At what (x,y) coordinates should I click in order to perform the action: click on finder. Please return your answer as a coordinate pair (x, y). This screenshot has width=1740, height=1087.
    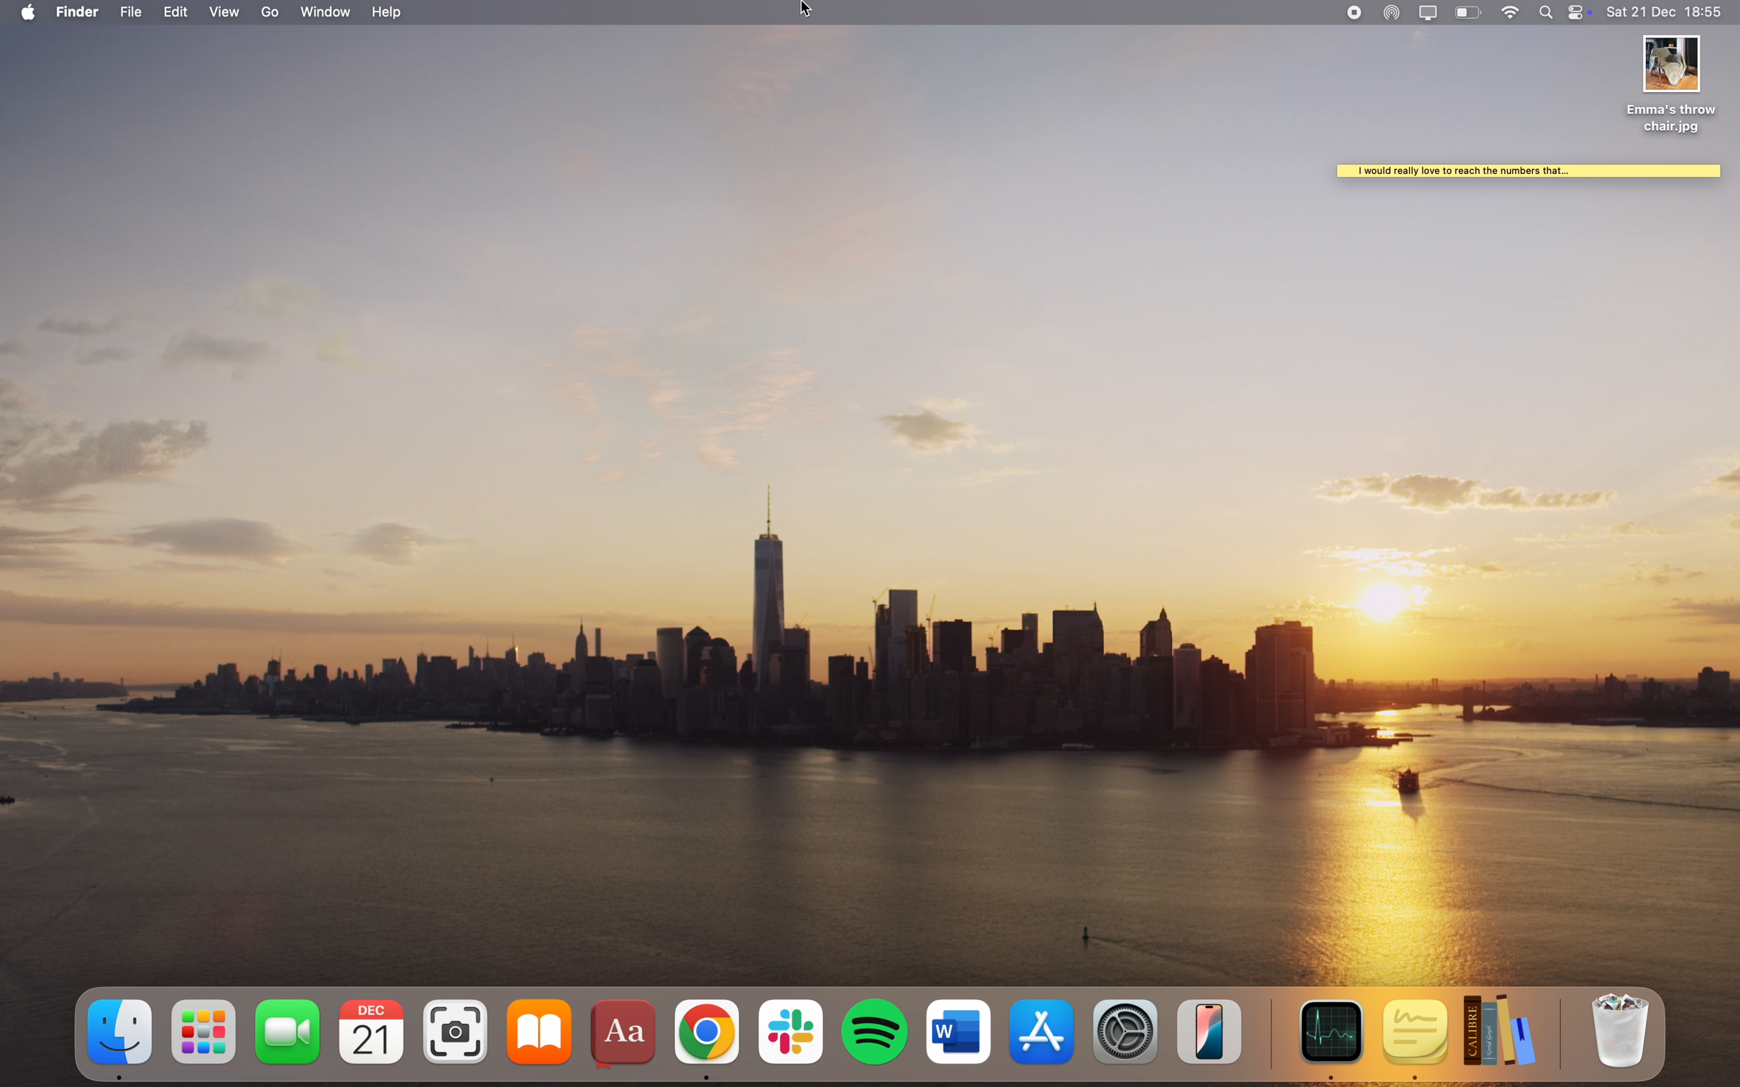
    Looking at the image, I should click on (116, 1039).